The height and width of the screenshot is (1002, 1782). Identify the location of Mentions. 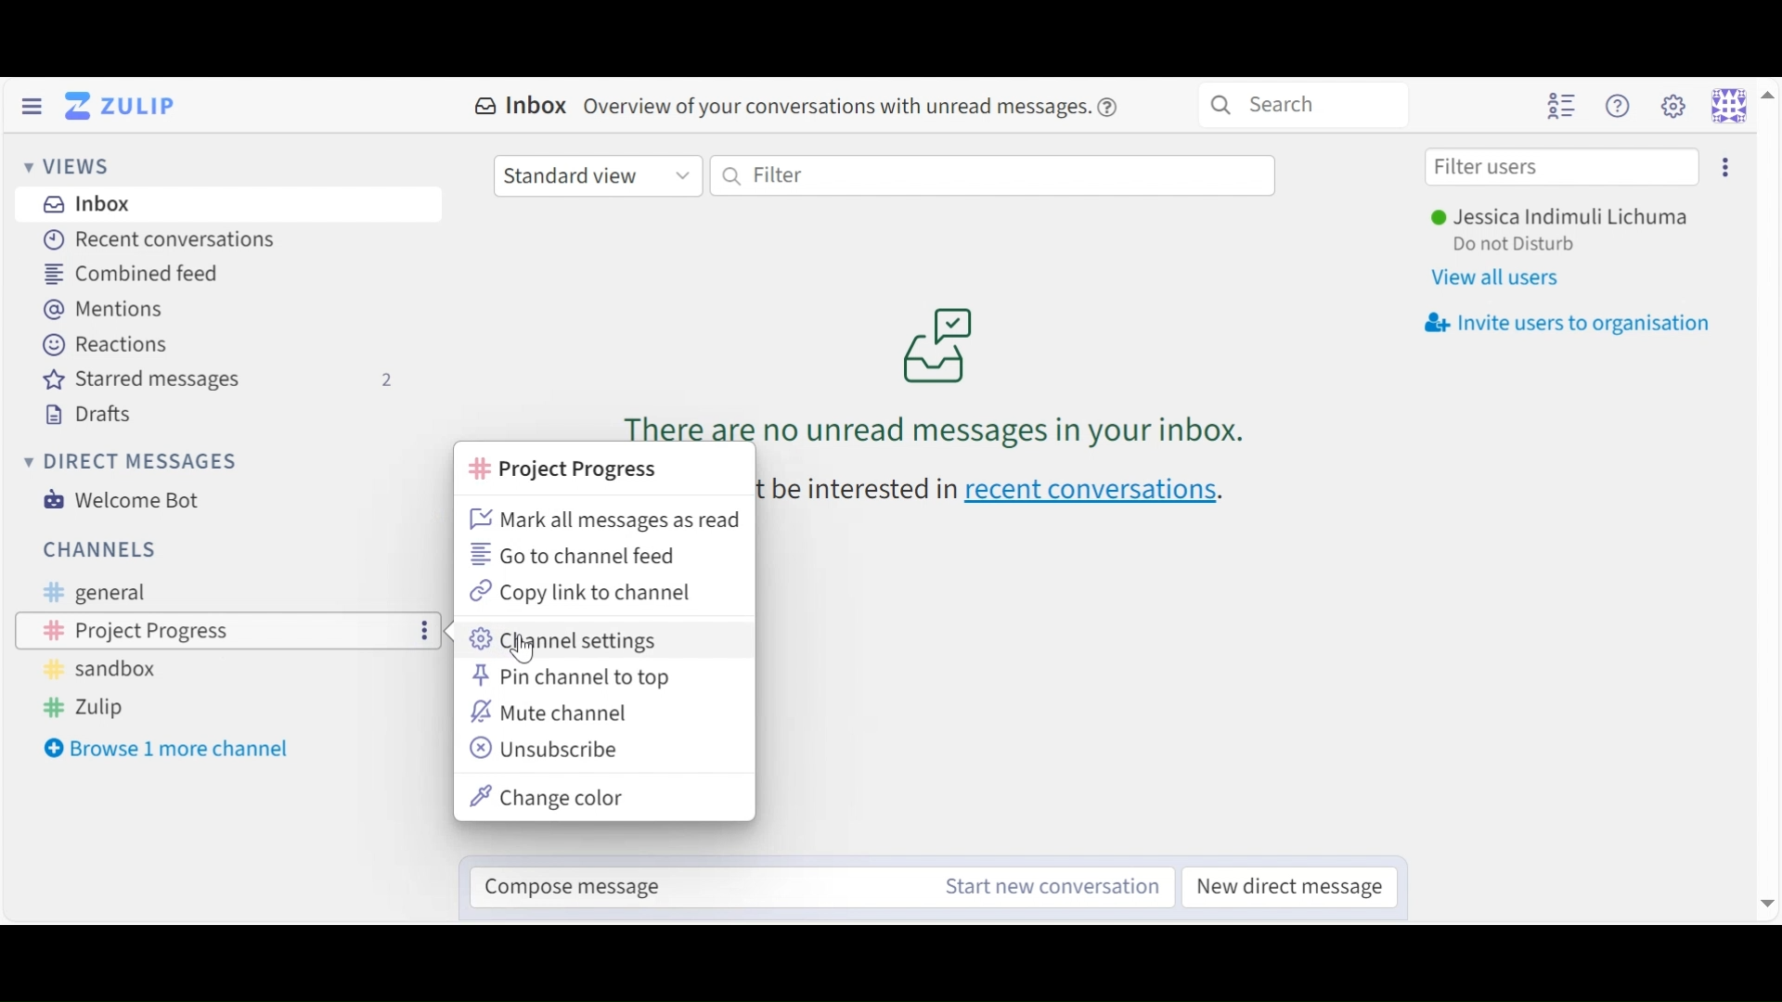
(112, 309).